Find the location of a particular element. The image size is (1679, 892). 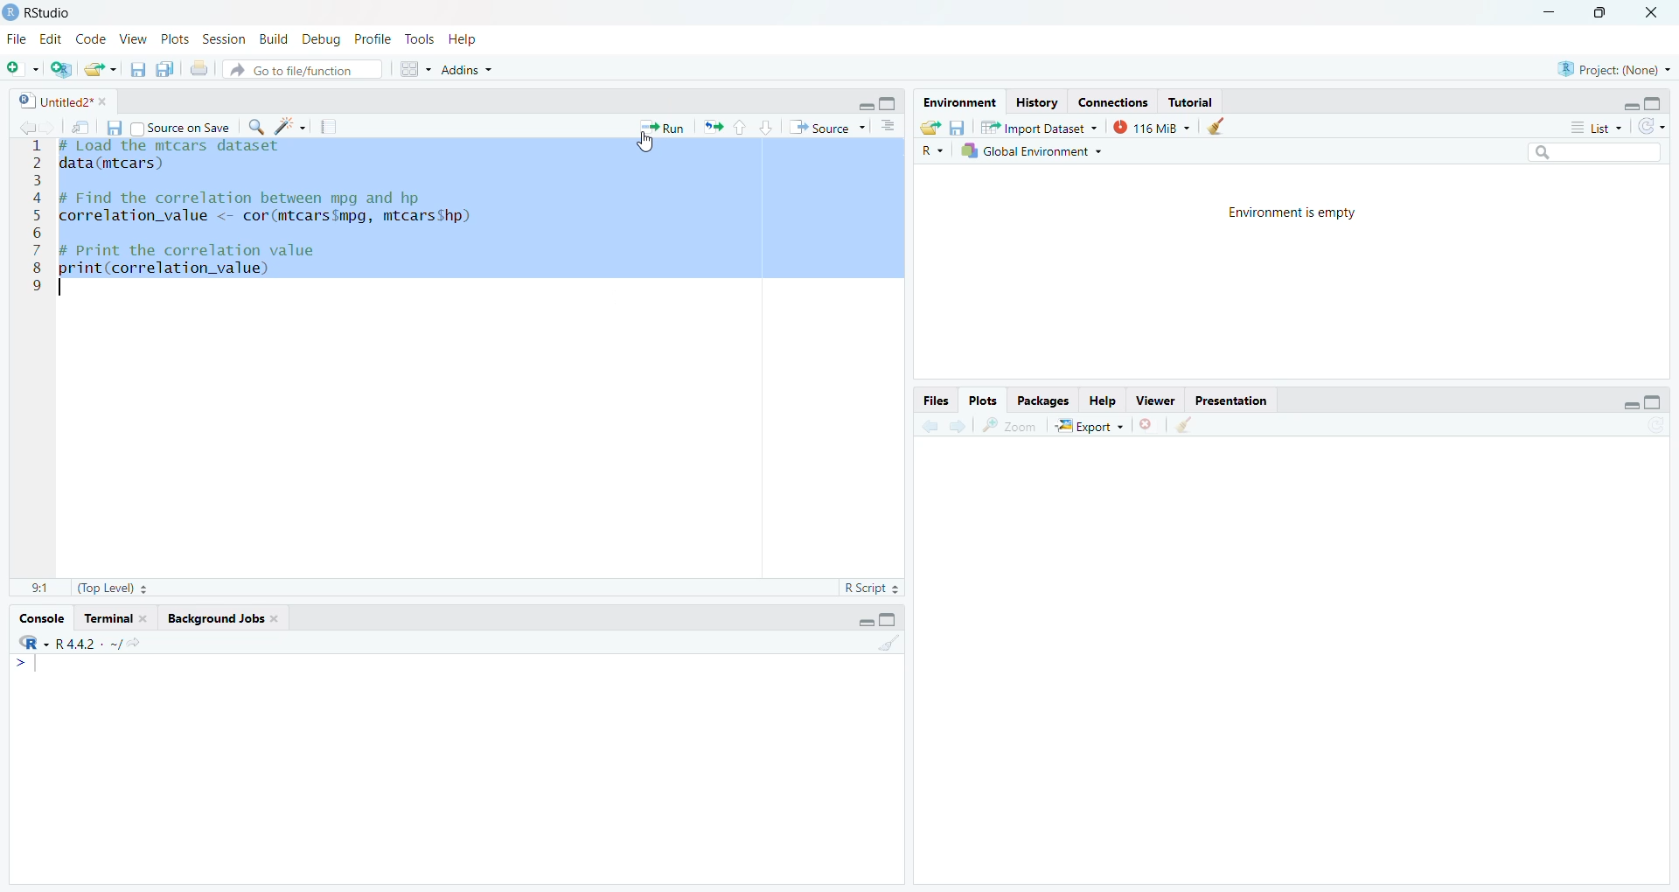

Minimize is located at coordinates (865, 105).